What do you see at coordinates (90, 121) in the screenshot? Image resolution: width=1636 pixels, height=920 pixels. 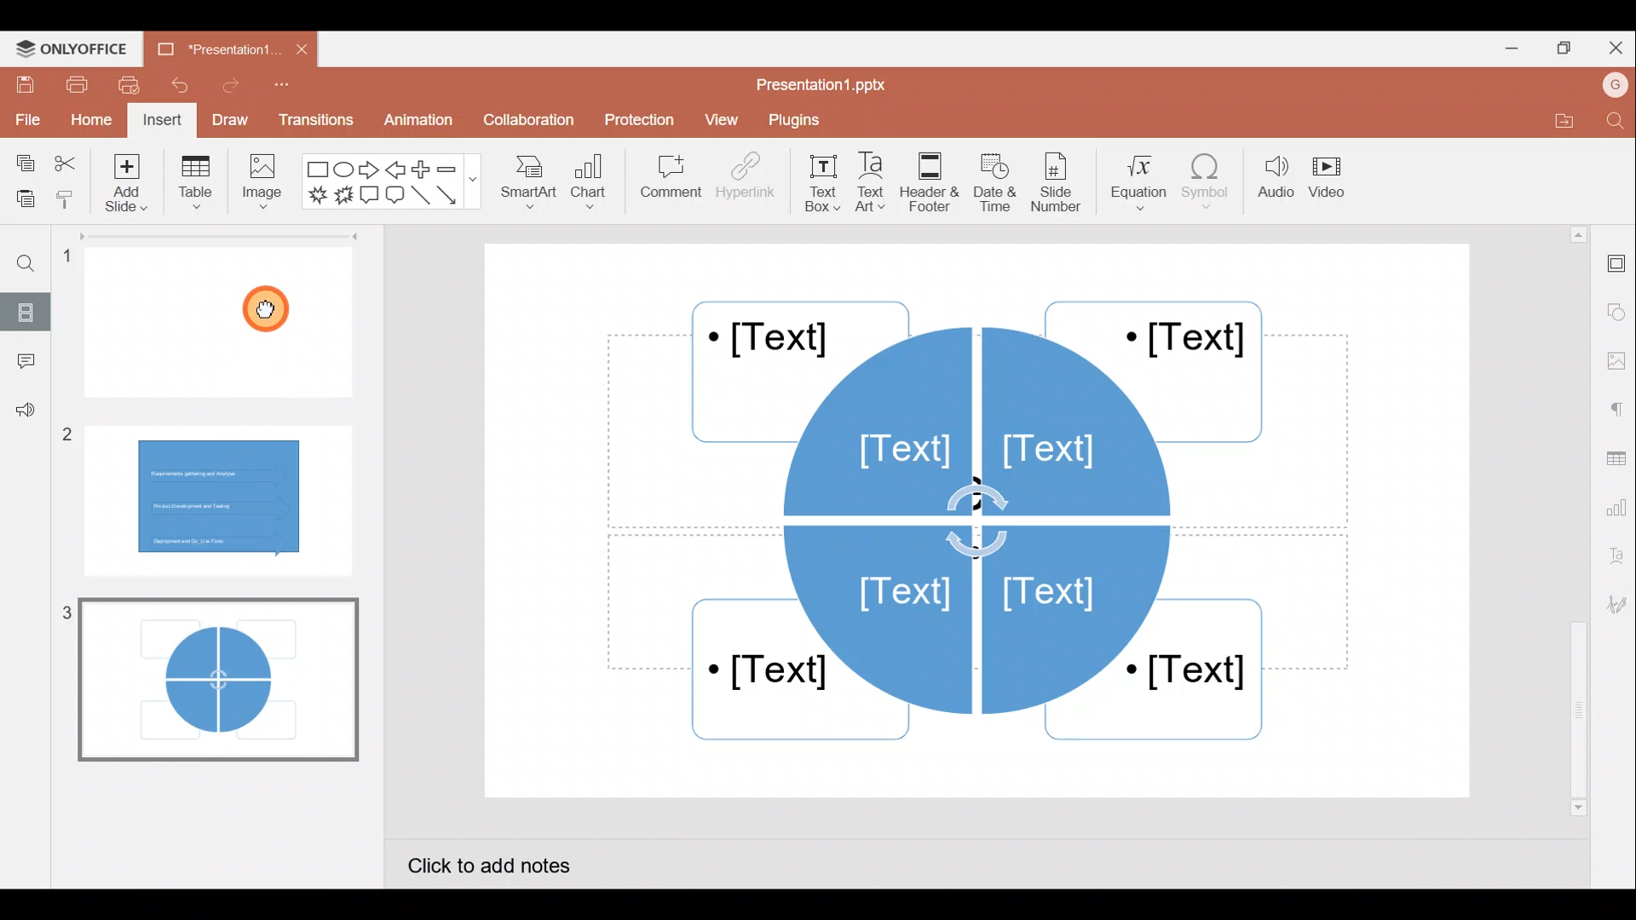 I see `Home` at bounding box center [90, 121].